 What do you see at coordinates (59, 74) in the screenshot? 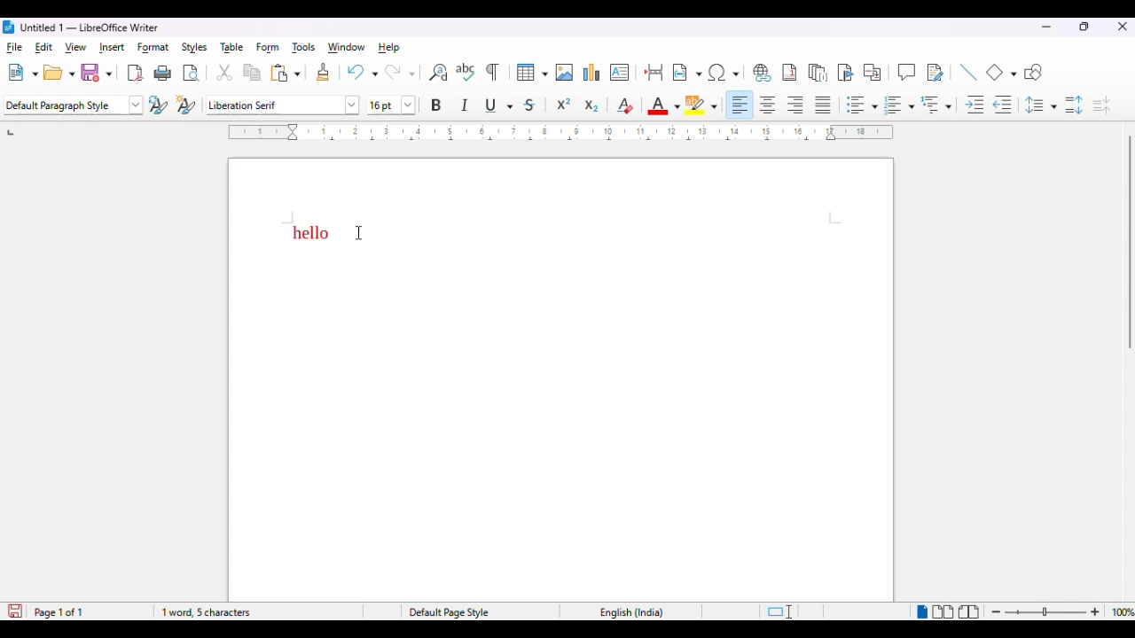
I see `open` at bounding box center [59, 74].